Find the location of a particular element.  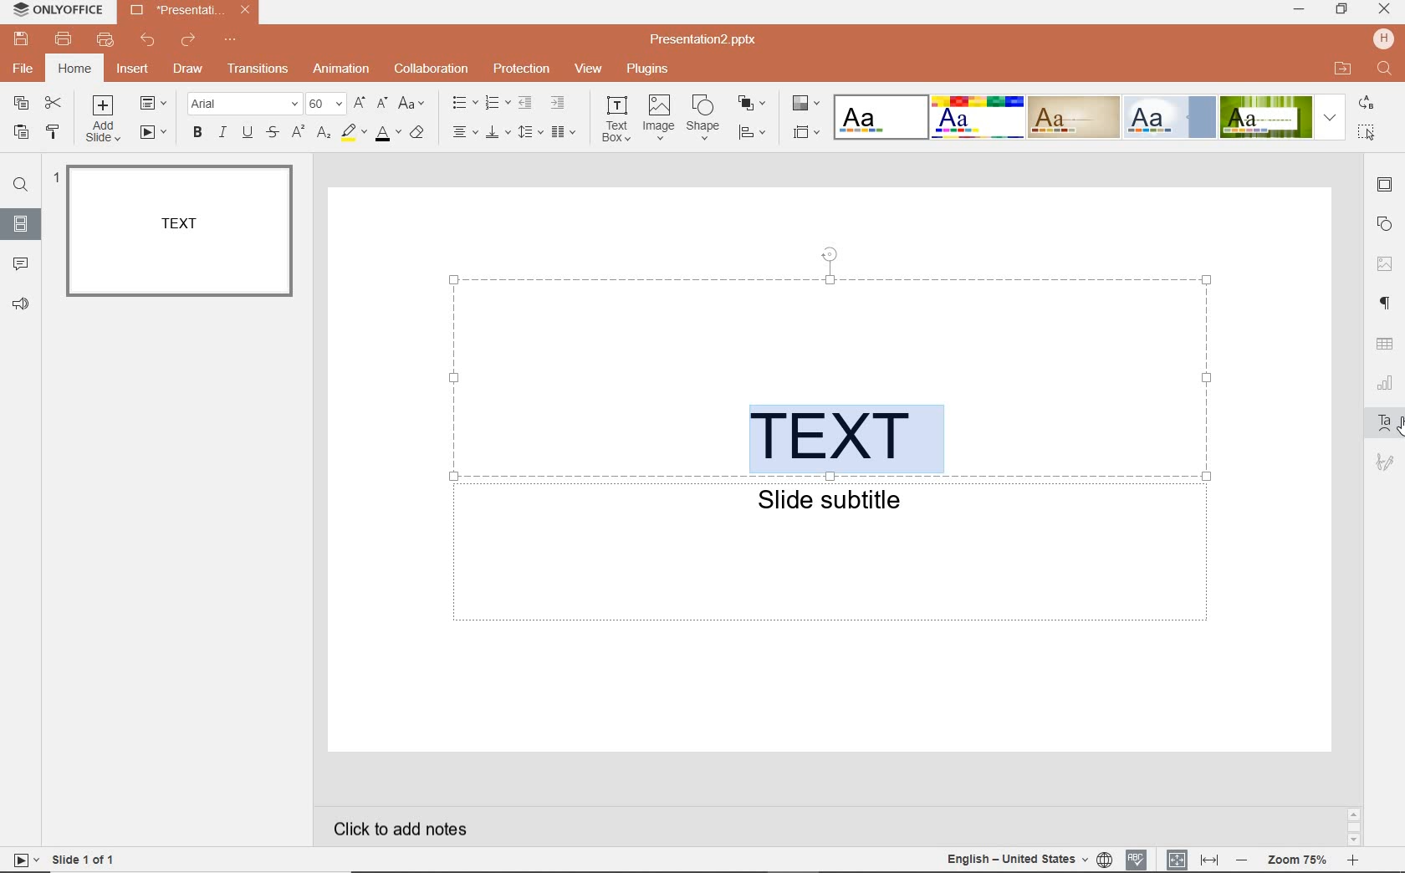

BULLETS is located at coordinates (464, 103).